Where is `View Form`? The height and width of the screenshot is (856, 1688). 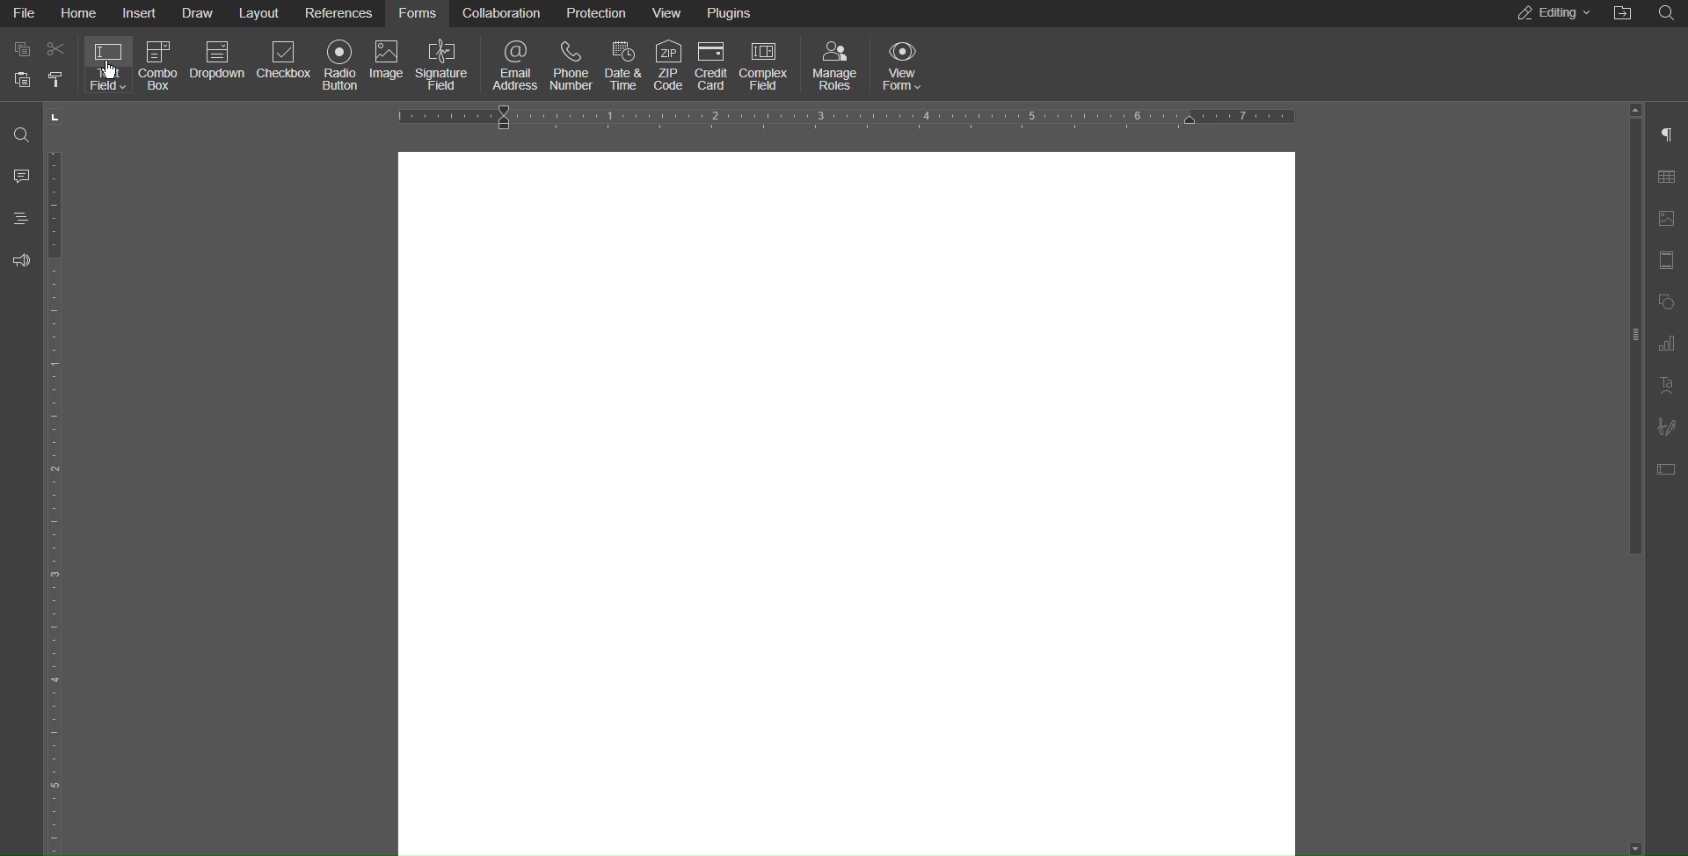
View Form is located at coordinates (906, 68).